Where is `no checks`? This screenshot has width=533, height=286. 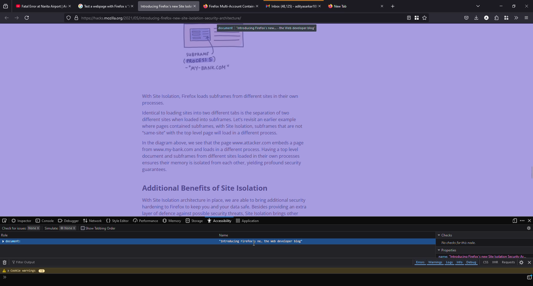 no checks is located at coordinates (458, 242).